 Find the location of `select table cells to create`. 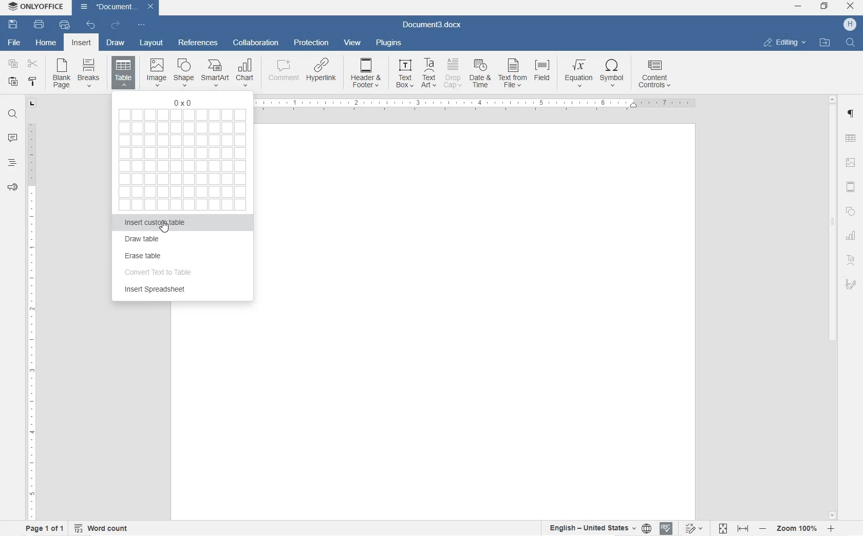

select table cells to create is located at coordinates (180, 162).